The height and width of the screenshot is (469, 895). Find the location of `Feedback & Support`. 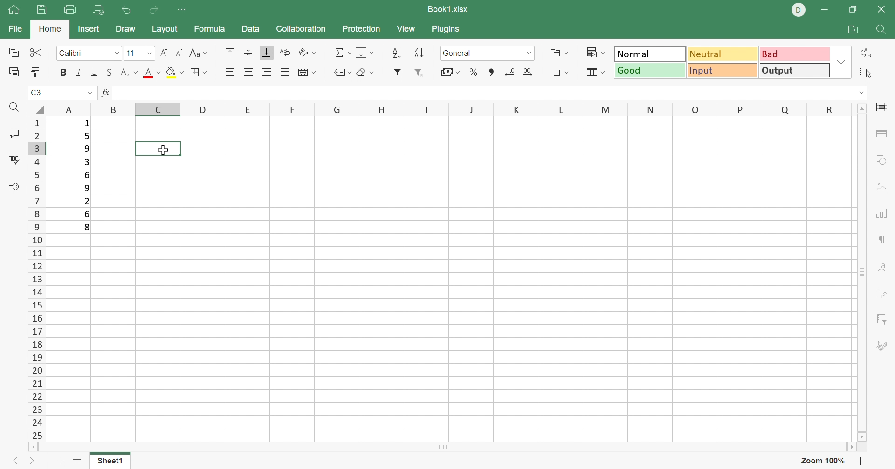

Feedback & Support is located at coordinates (14, 187).